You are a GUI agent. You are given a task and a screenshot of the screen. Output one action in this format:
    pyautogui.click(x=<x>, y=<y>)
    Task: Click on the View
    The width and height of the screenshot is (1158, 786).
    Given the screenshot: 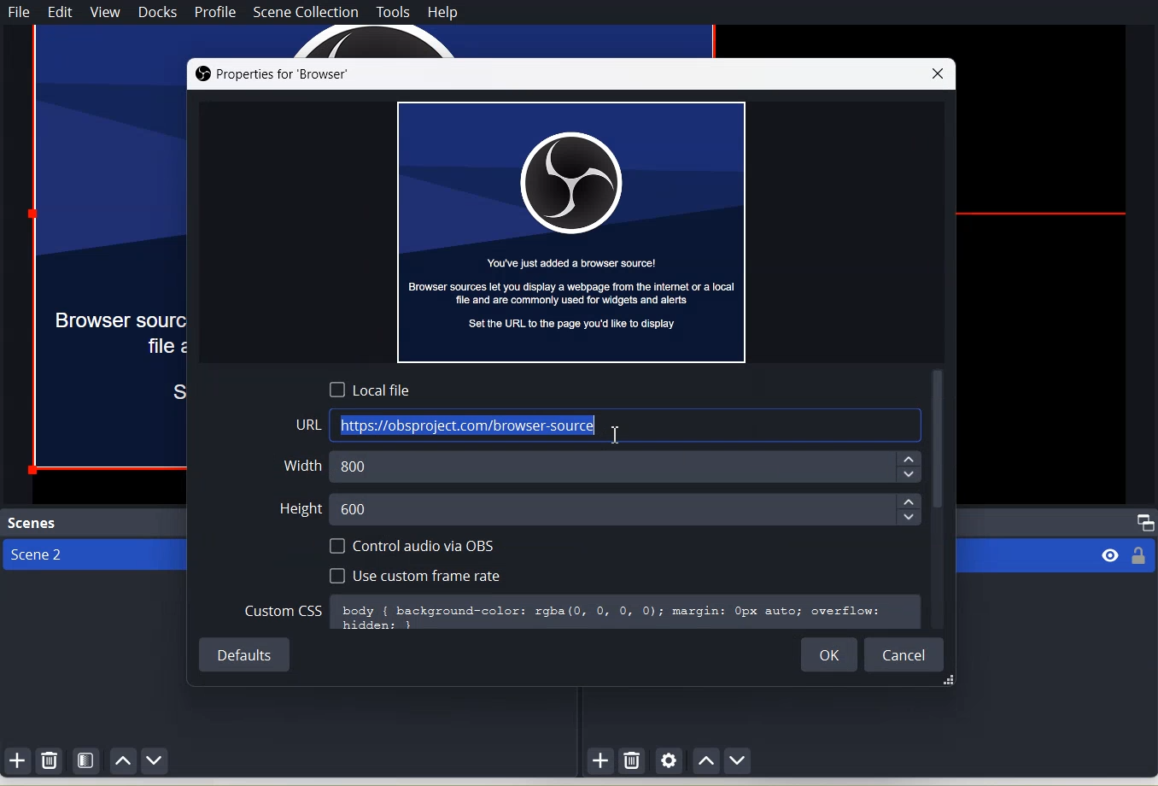 What is the action you would take?
    pyautogui.click(x=105, y=12)
    